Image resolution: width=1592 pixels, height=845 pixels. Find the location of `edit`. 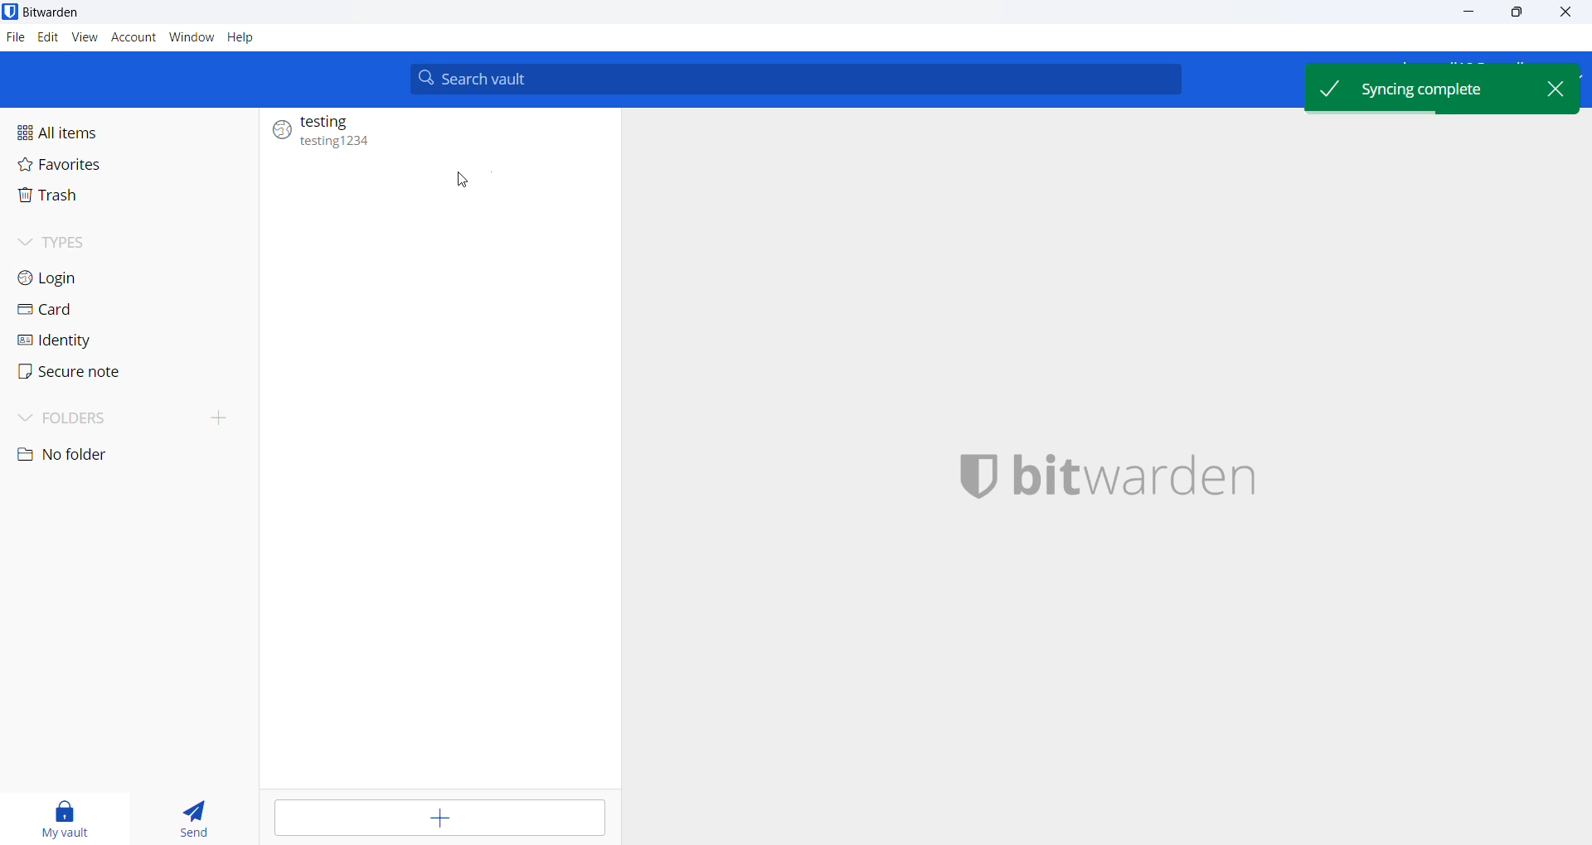

edit is located at coordinates (47, 38).